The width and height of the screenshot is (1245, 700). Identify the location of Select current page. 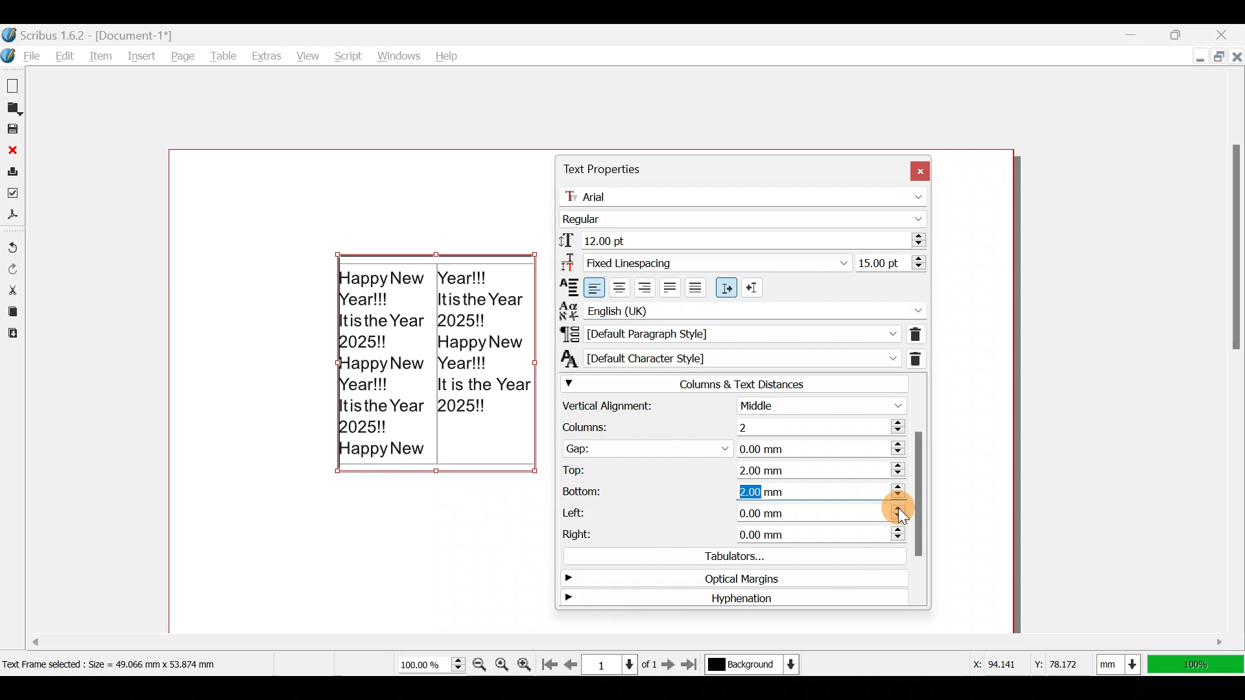
(620, 664).